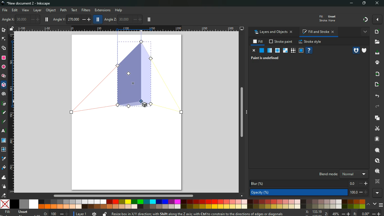 The image size is (384, 216). Describe the element at coordinates (142, 101) in the screenshot. I see `Cursor` at that location.